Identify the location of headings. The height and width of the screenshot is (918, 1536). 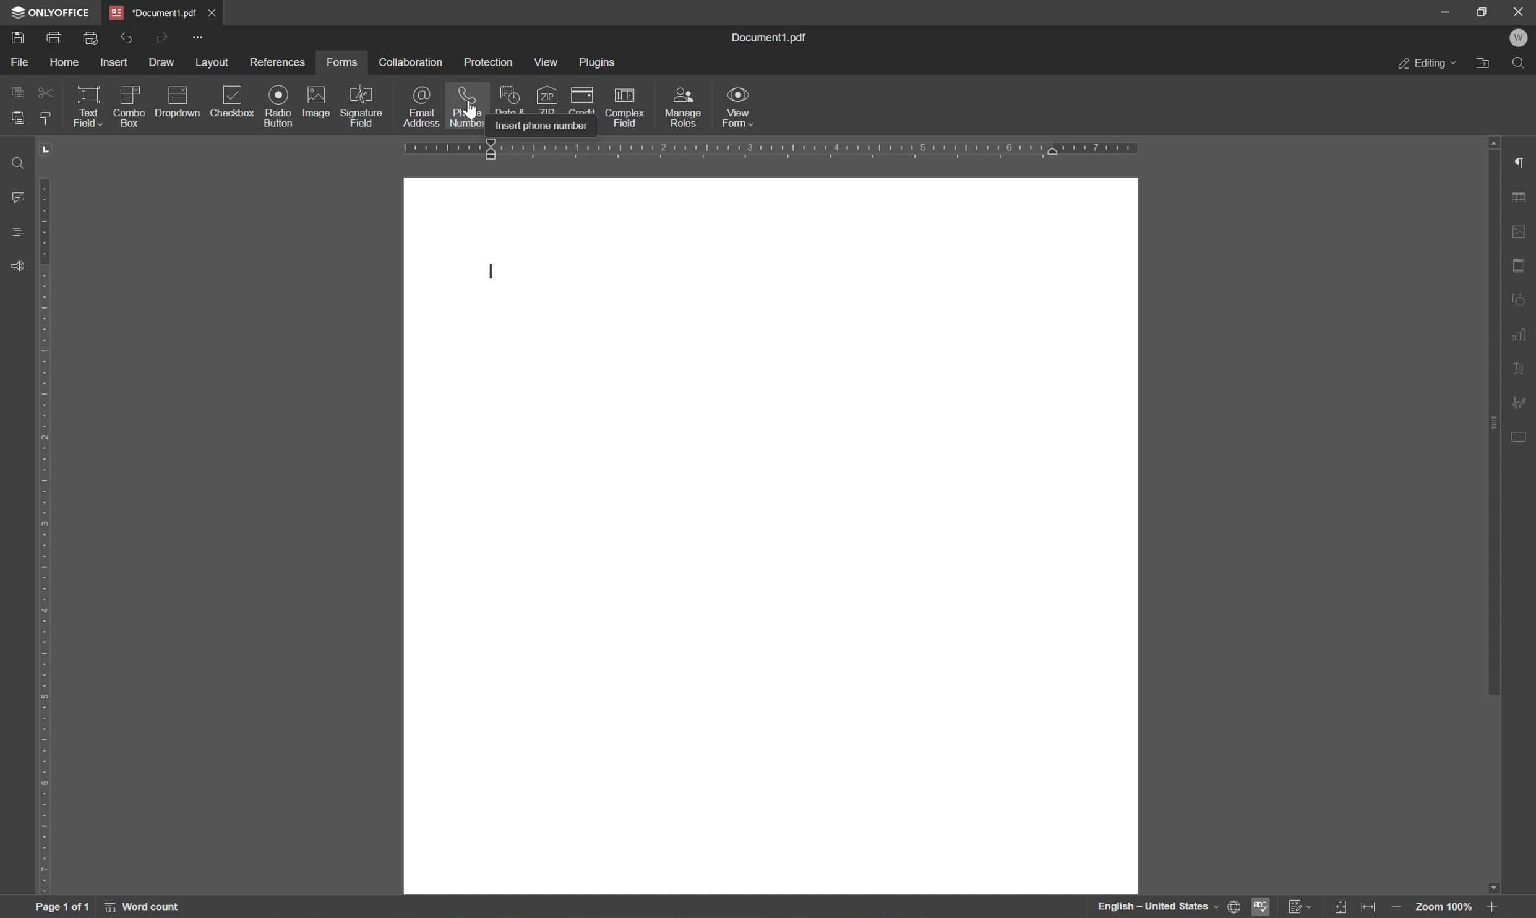
(15, 229).